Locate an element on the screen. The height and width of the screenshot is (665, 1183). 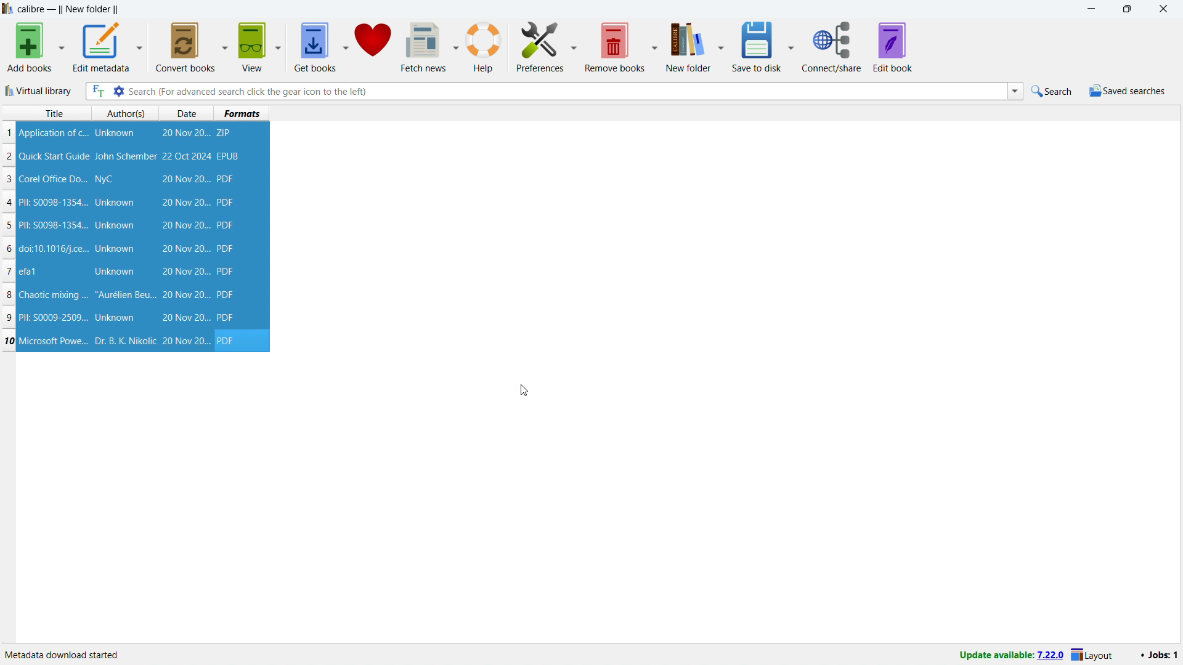
saved searches is located at coordinates (1128, 91).